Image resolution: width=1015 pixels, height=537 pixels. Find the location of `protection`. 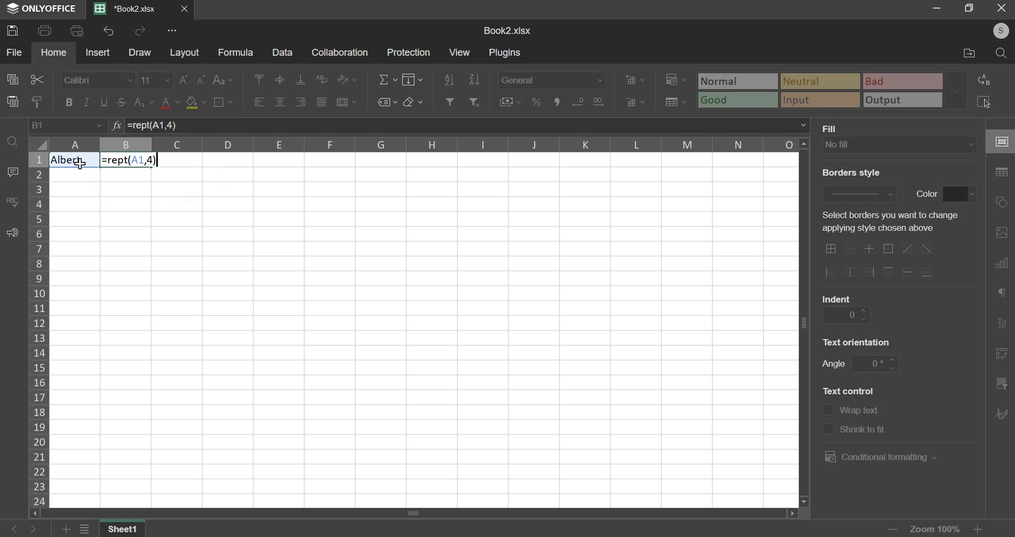

protection is located at coordinates (409, 51).